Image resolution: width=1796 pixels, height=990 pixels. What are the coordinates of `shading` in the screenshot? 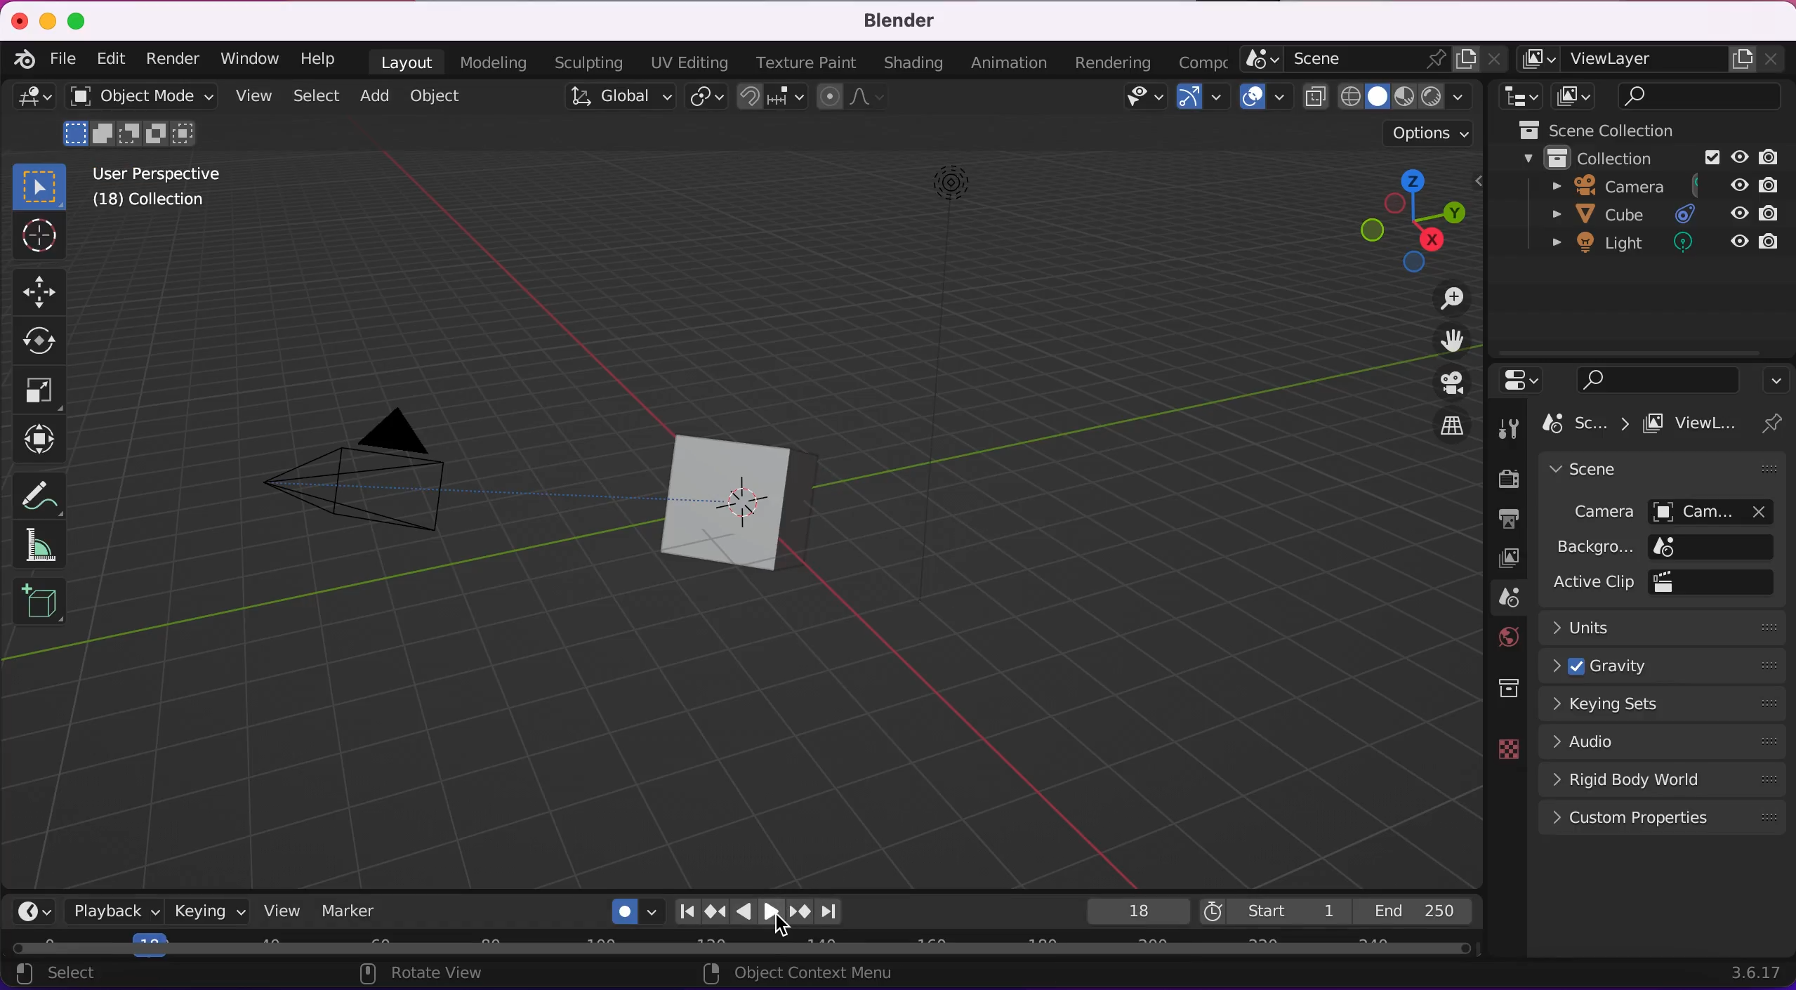 It's located at (913, 62).